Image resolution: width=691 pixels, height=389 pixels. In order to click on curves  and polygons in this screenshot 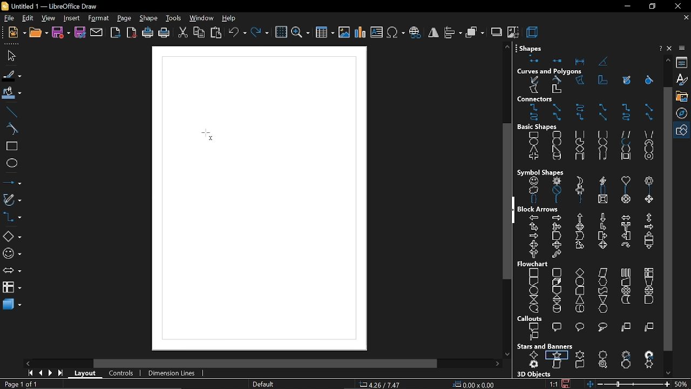, I will do `click(552, 70)`.